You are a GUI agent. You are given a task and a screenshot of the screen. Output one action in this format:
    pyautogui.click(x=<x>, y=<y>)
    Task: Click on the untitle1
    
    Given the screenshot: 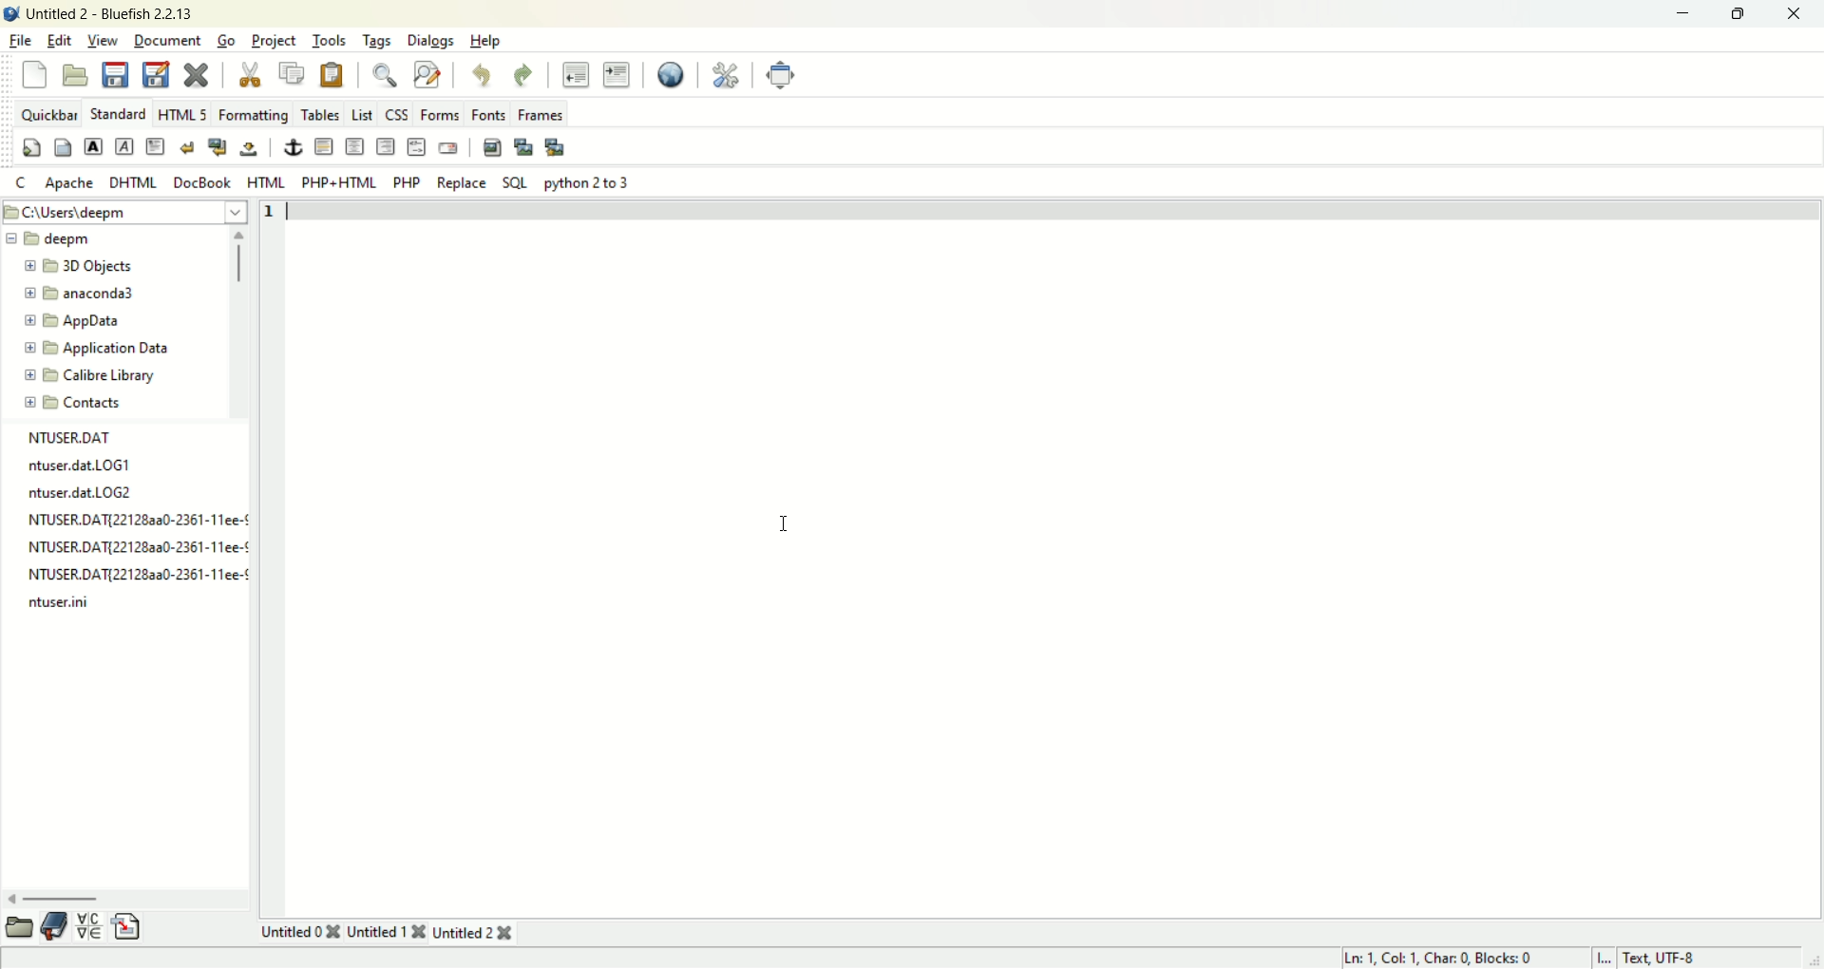 What is the action you would take?
    pyautogui.click(x=385, y=932)
    